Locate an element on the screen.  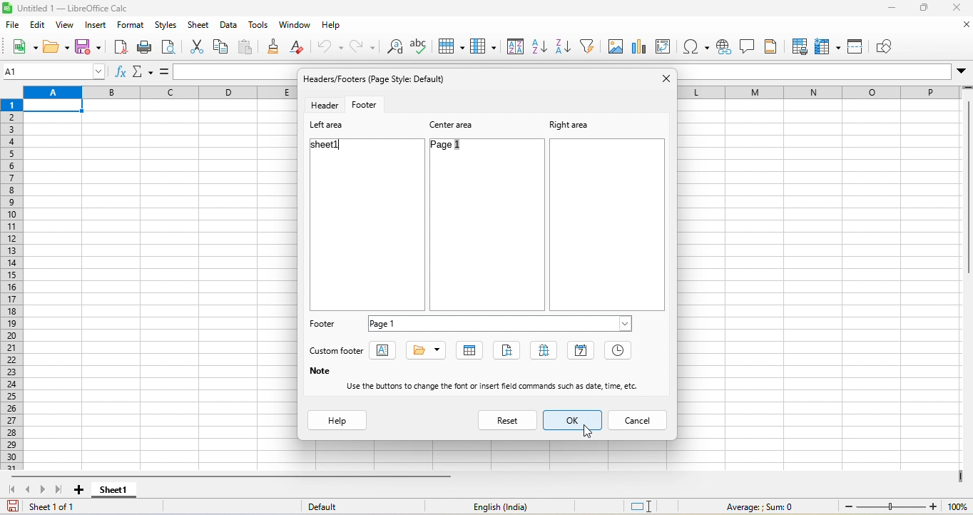
hyperlink is located at coordinates (722, 49).